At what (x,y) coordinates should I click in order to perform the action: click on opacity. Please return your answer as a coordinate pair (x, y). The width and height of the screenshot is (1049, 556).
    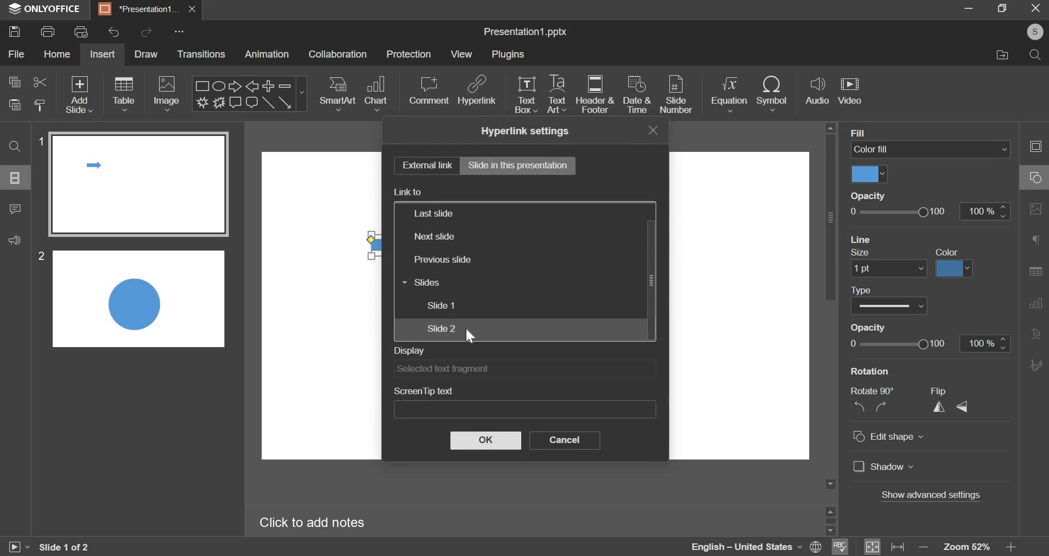
    Looking at the image, I should click on (873, 195).